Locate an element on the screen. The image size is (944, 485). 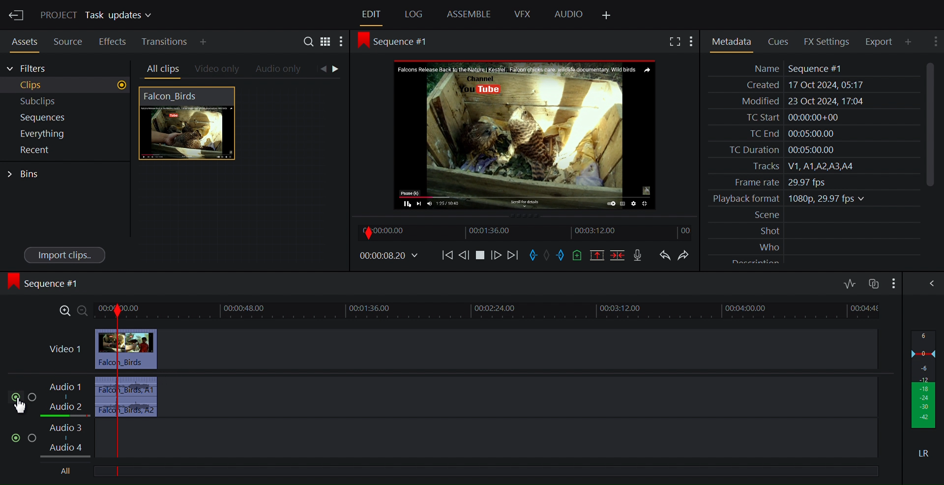
Audio output level dB is located at coordinates (924, 379).